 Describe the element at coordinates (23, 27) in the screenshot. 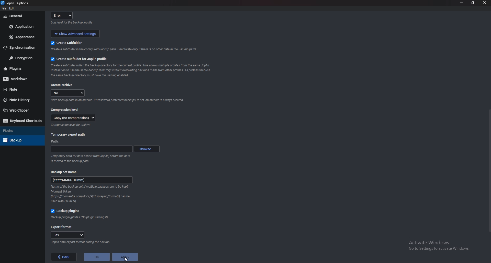

I see `Application` at that location.